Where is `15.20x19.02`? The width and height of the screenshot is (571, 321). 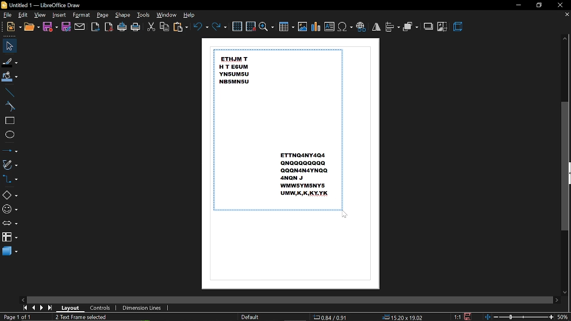
15.20x19.02 is located at coordinates (404, 317).